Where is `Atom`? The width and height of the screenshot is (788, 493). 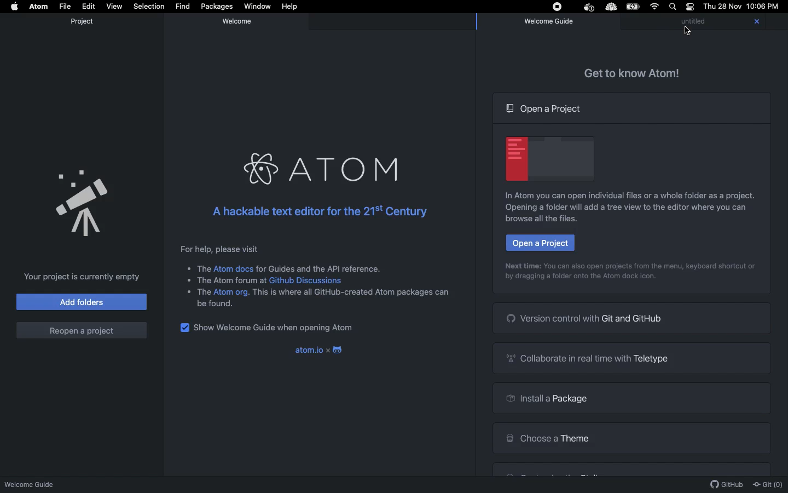
Atom is located at coordinates (324, 168).